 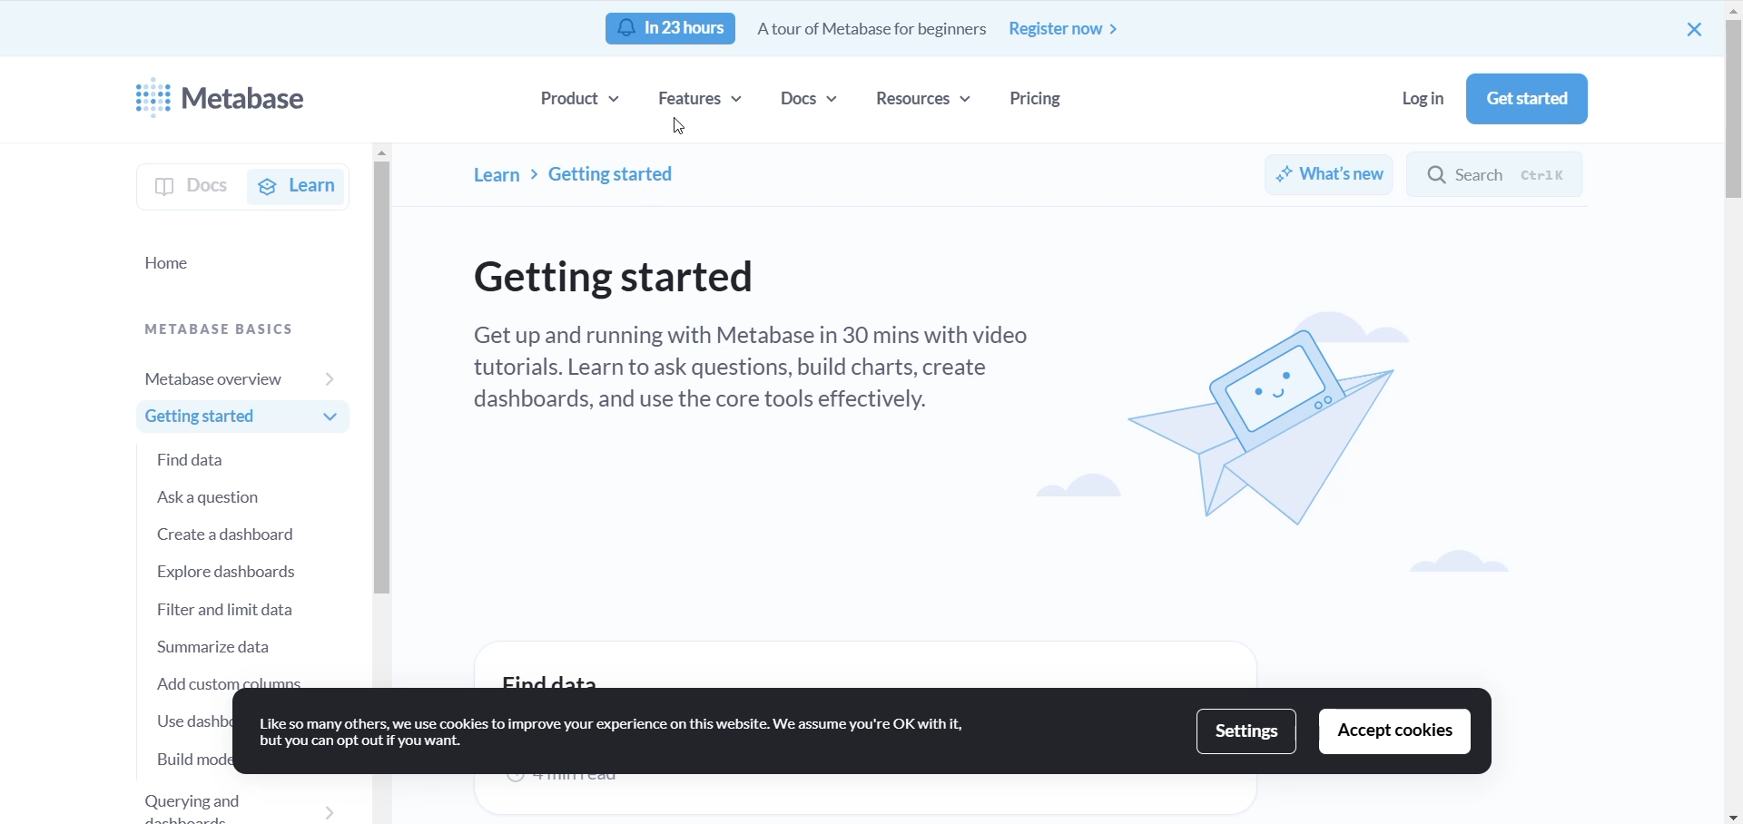 I want to click on movedown, so click(x=1732, y=815).